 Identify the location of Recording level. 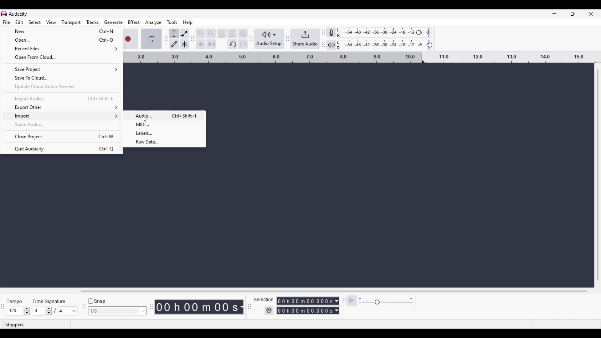
(388, 33).